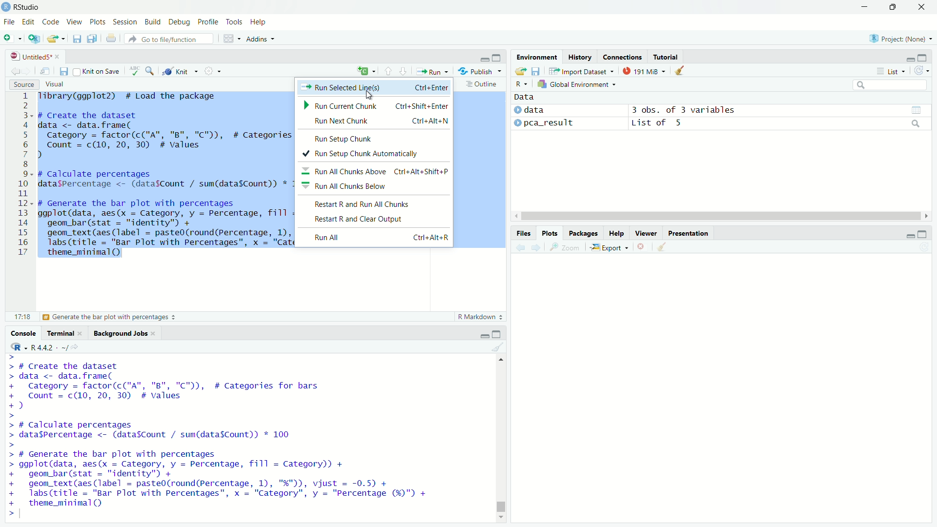  Describe the element at coordinates (18, 346) in the screenshot. I see `R language` at that location.